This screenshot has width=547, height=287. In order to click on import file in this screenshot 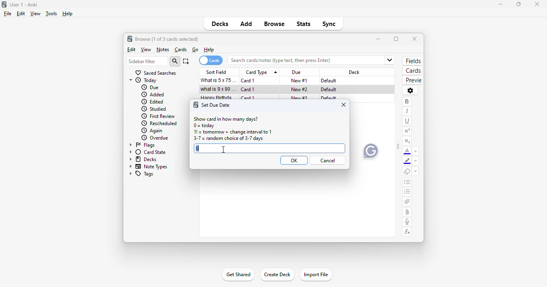, I will do `click(316, 274)`.